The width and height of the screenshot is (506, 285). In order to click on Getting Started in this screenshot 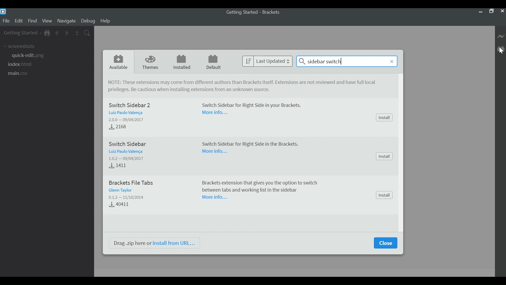, I will do `click(22, 33)`.